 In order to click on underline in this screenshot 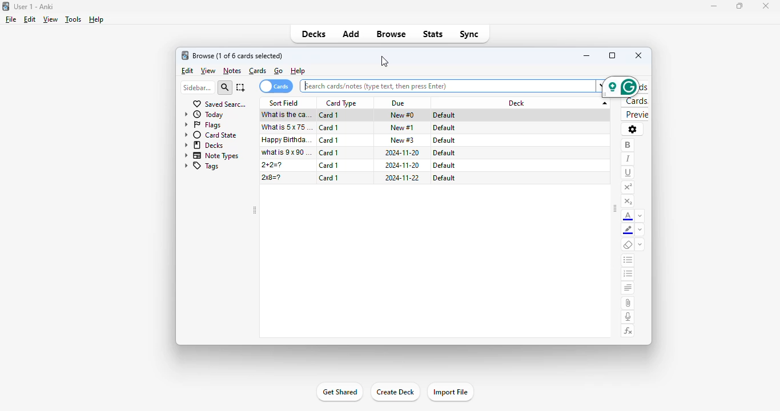, I will do `click(629, 173)`.